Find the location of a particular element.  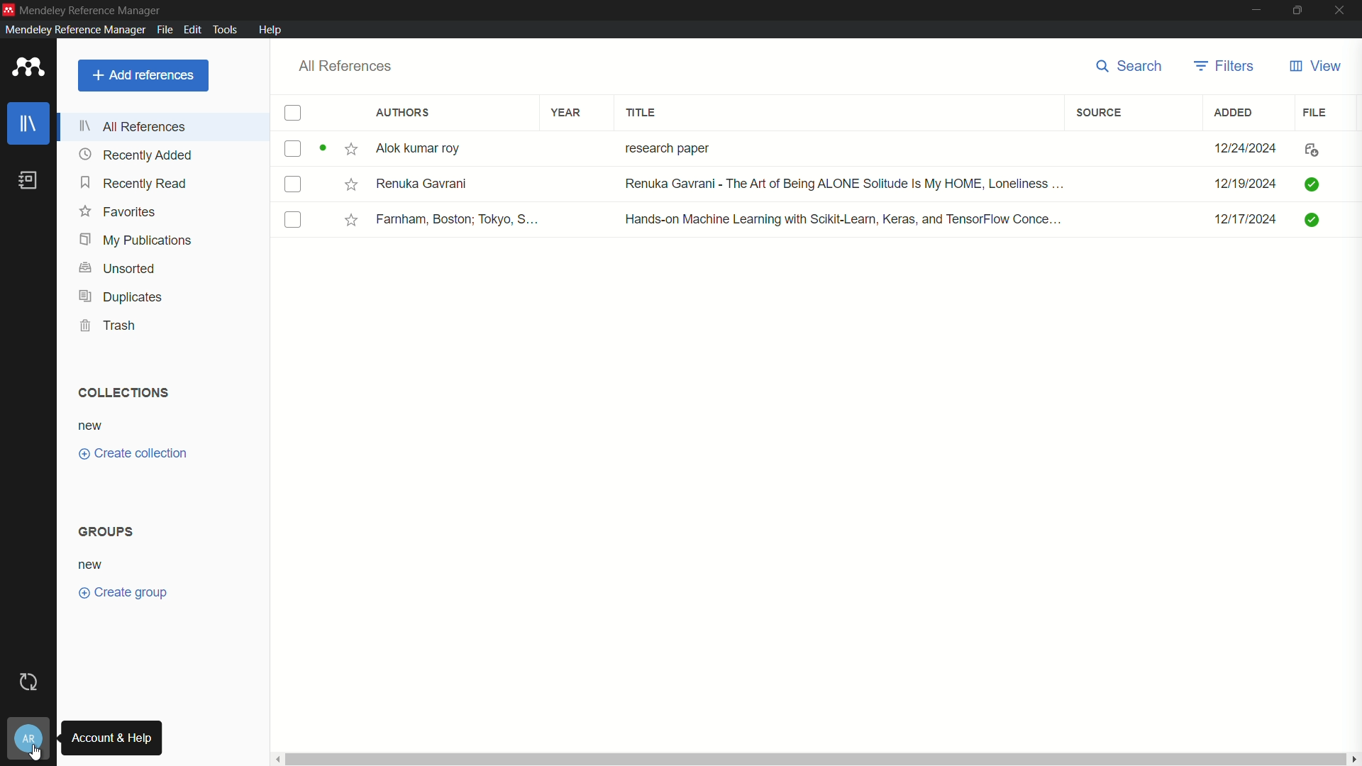

check is located at coordinates (291, 184).